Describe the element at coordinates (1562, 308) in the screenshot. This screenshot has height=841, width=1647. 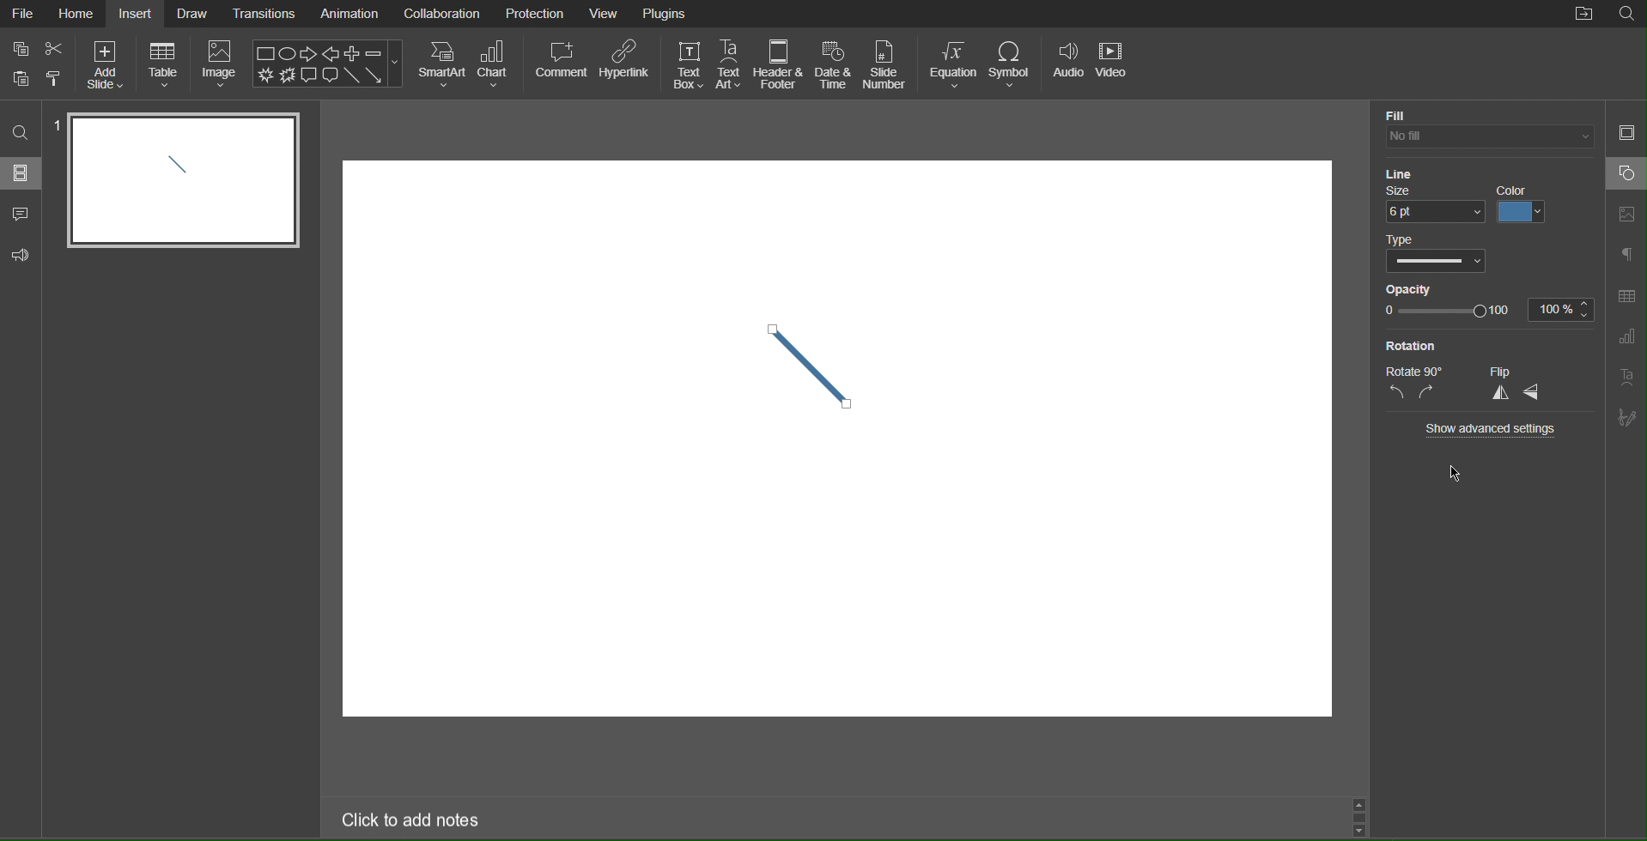
I see `100%` at that location.